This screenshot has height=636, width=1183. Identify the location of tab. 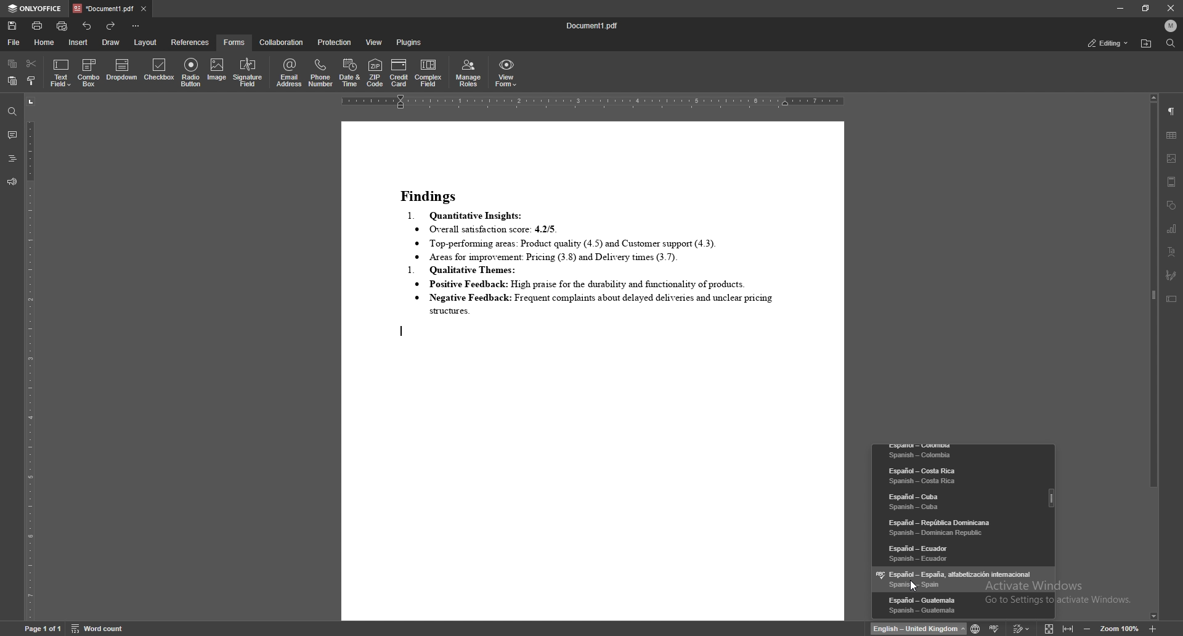
(103, 9).